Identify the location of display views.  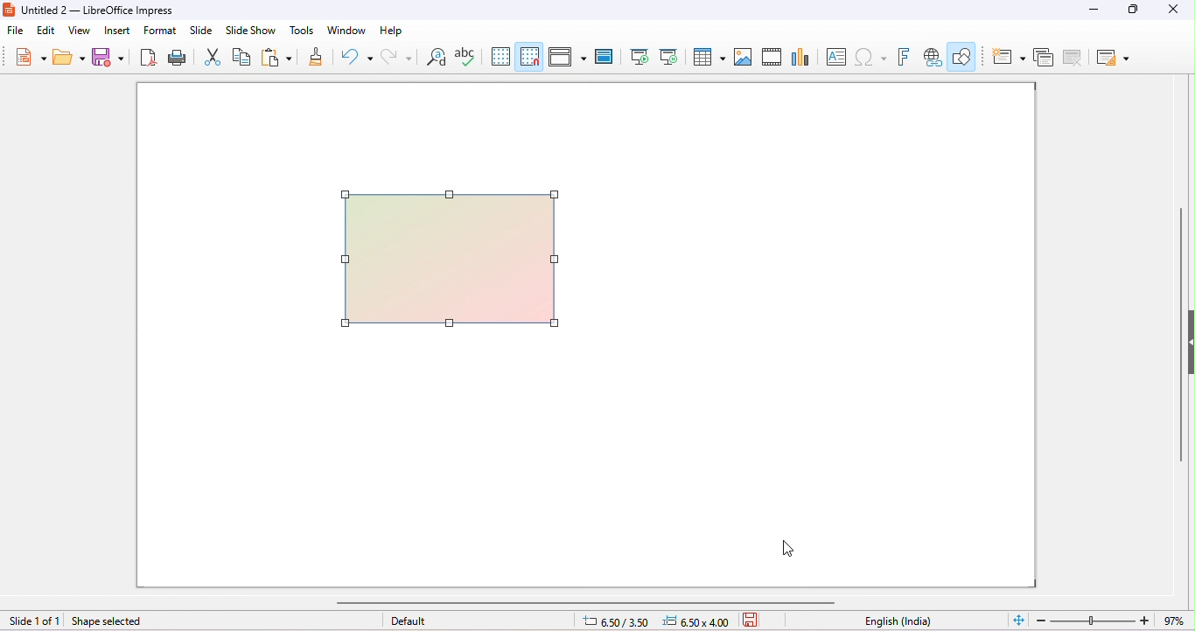
(569, 56).